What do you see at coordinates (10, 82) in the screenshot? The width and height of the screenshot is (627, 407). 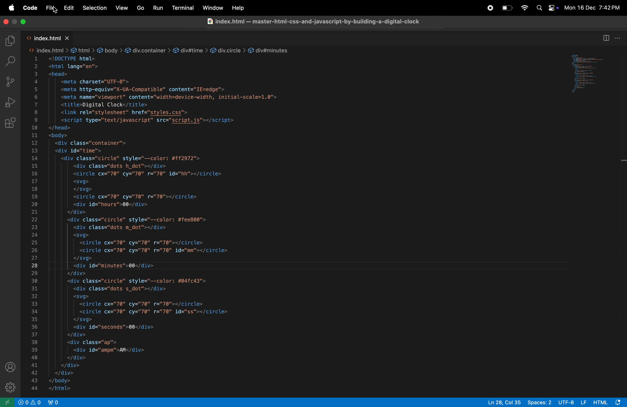 I see `source control` at bounding box center [10, 82].